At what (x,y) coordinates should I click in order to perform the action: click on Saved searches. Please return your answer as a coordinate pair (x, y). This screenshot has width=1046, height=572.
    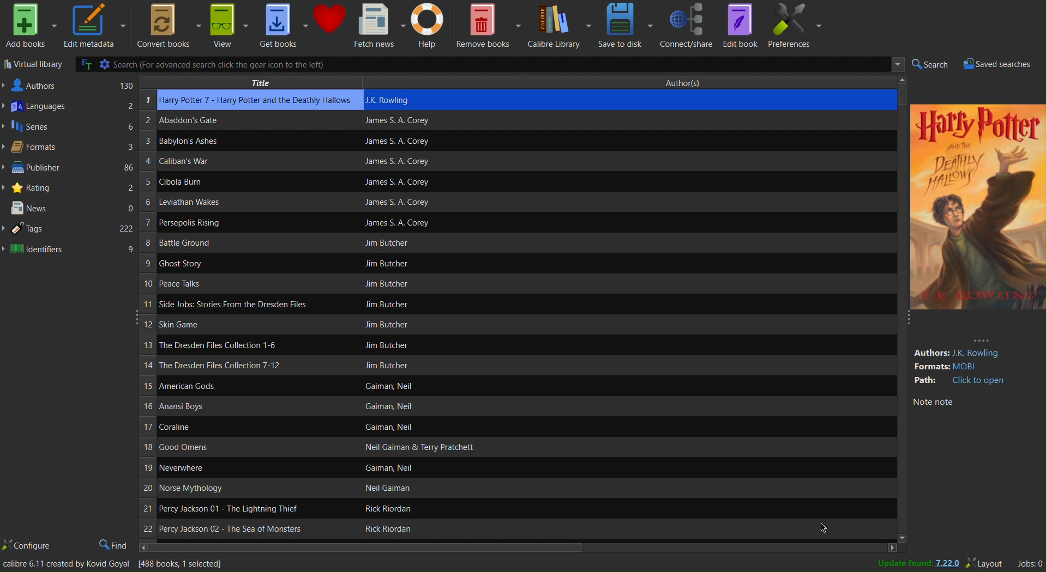
    Looking at the image, I should click on (1003, 64).